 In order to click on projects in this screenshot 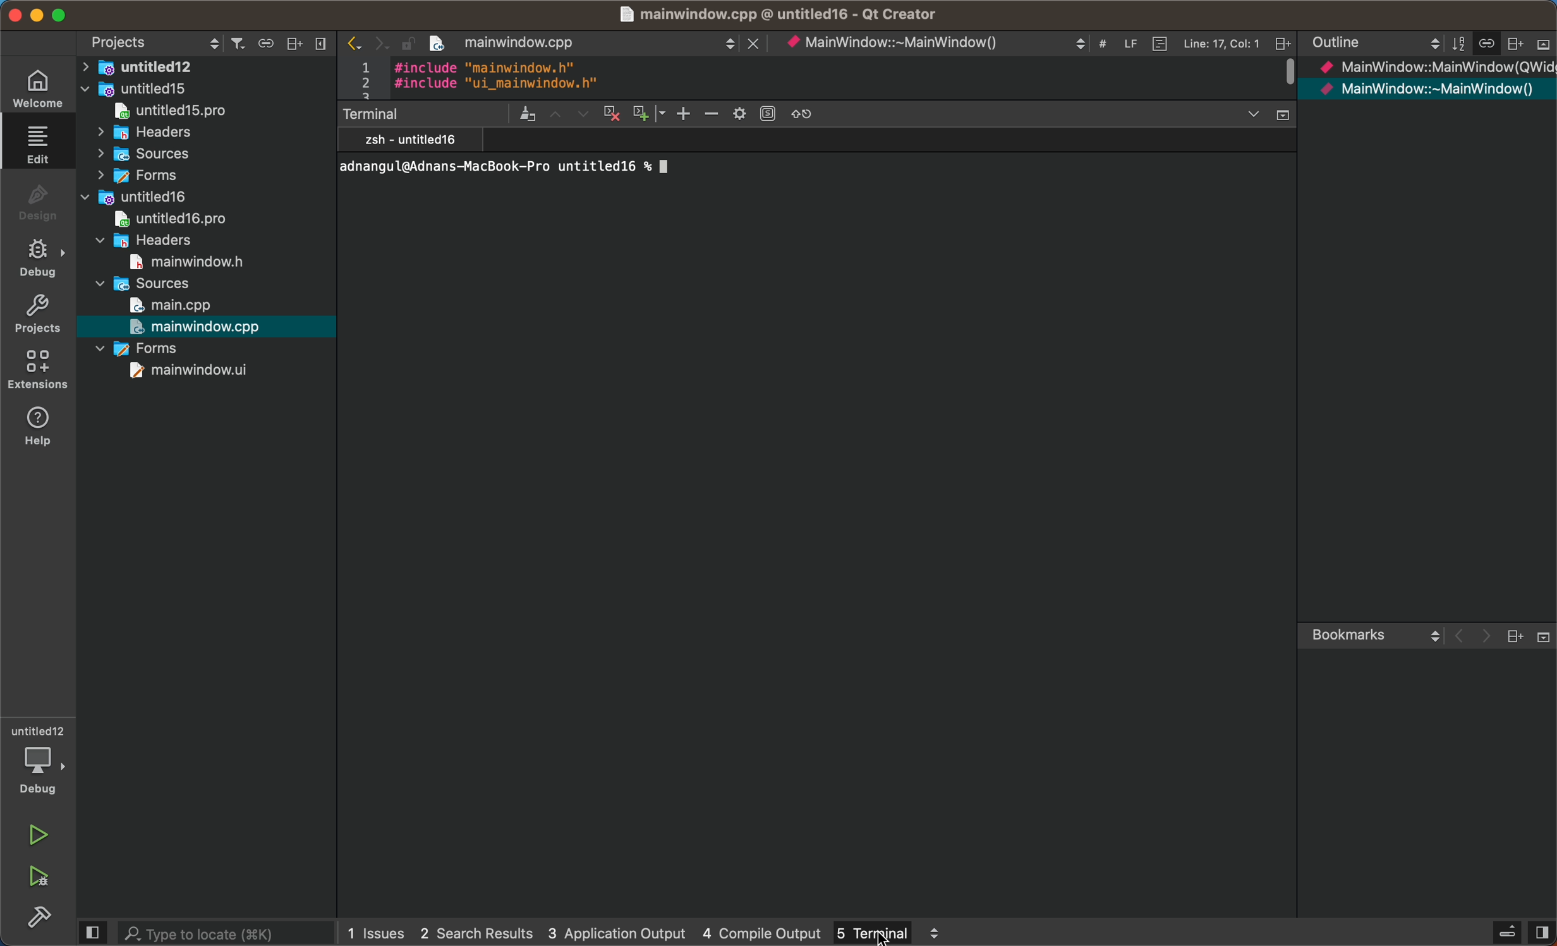, I will do `click(39, 318)`.